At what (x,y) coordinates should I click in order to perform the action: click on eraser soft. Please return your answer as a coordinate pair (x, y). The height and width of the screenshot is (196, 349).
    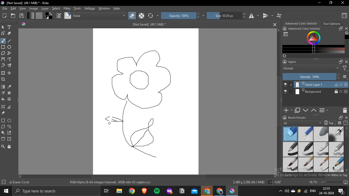
    Looking at the image, I should click on (321, 134).